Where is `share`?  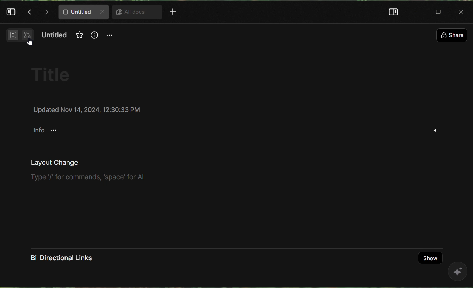
share is located at coordinates (451, 35).